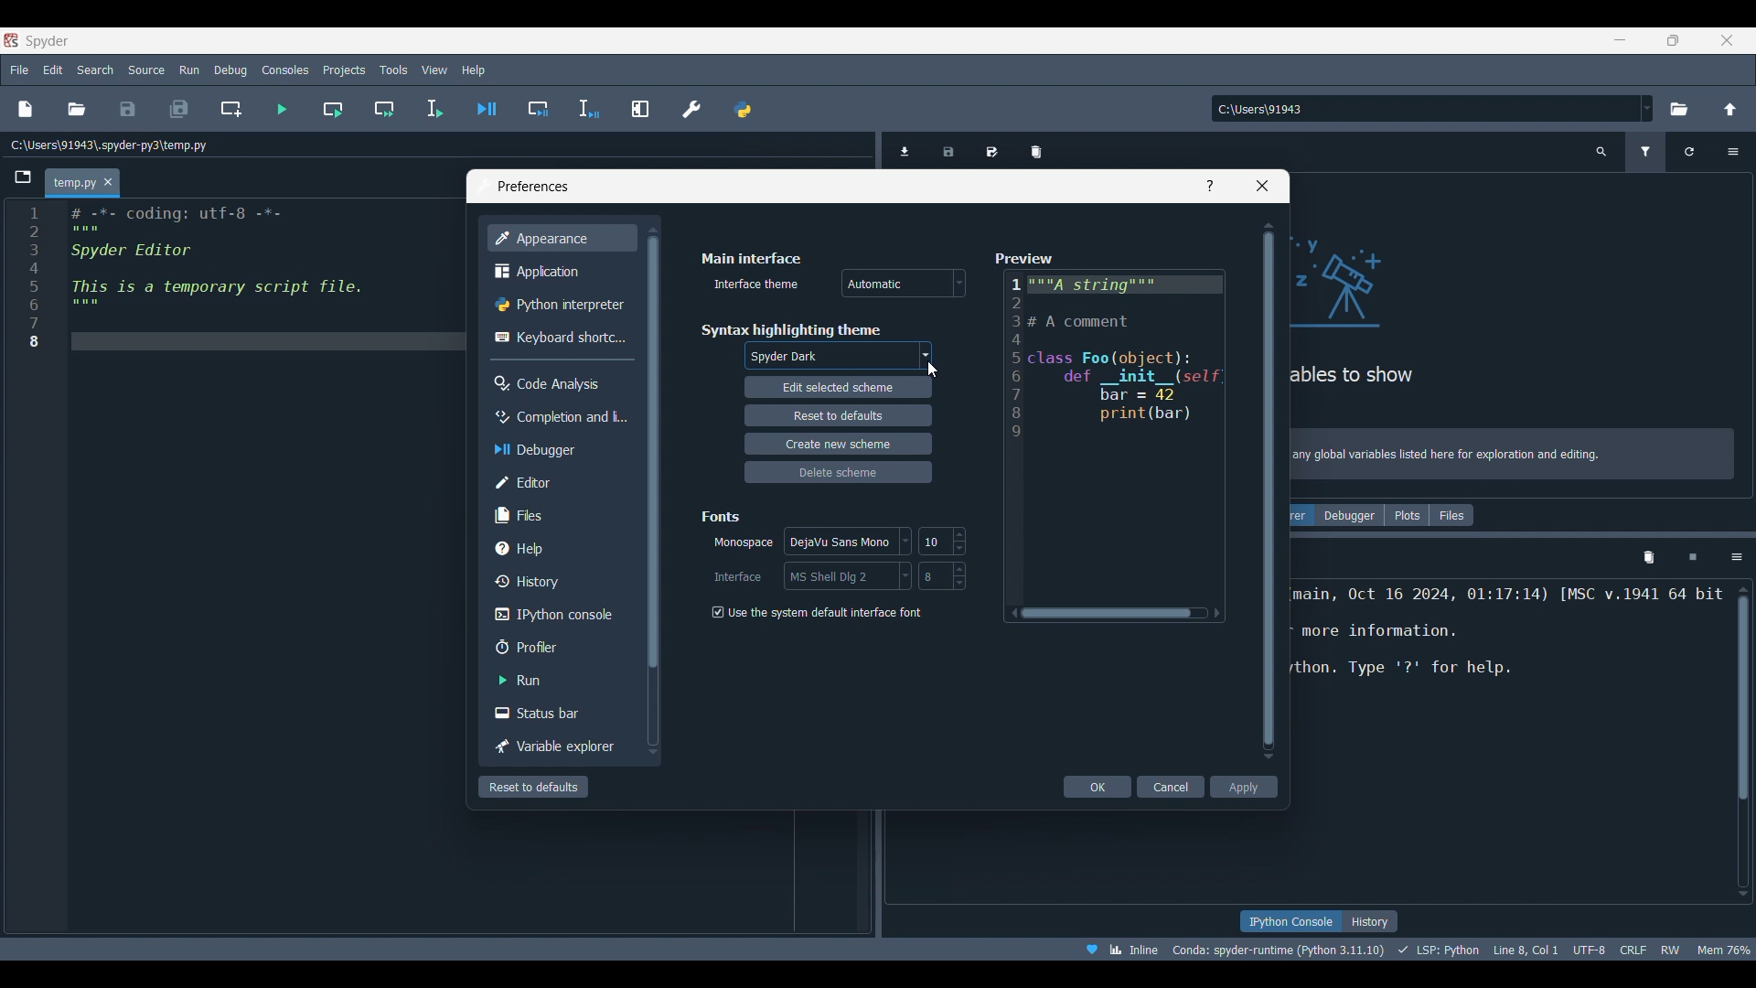 The image size is (1756, 988). Describe the element at coordinates (1743, 741) in the screenshot. I see `Vertical slide bar` at that location.